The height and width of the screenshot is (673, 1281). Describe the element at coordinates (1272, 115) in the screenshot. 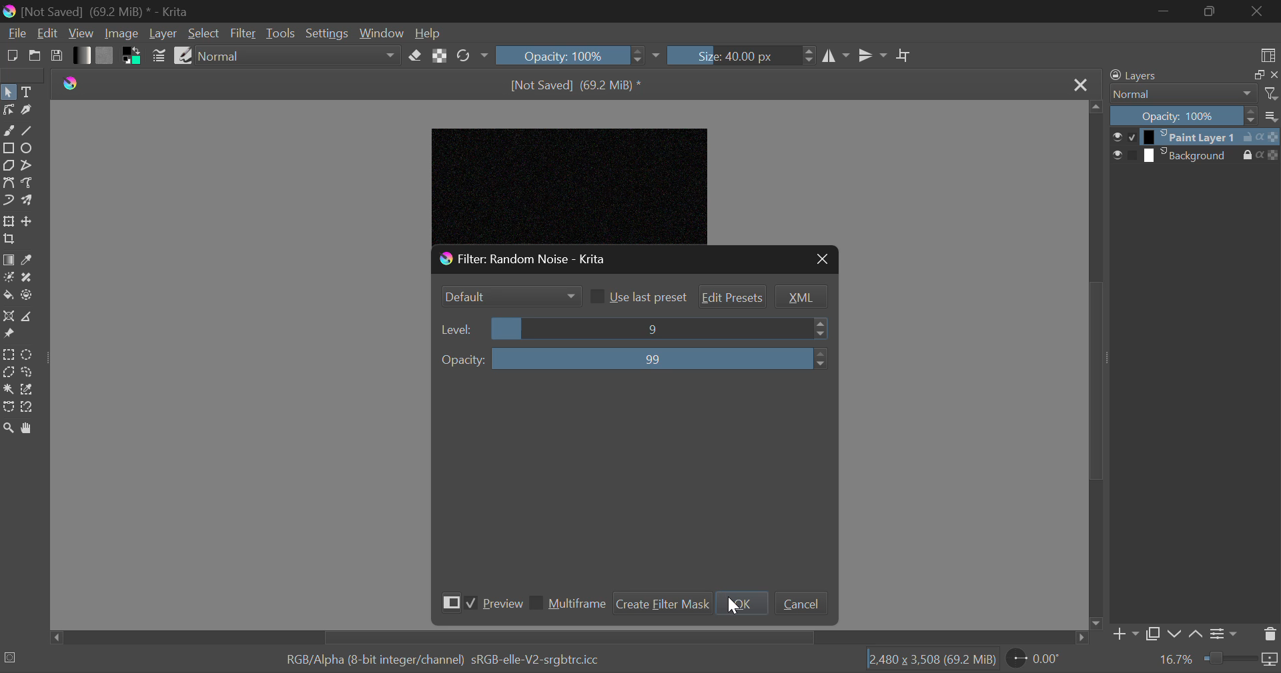

I see `options` at that location.